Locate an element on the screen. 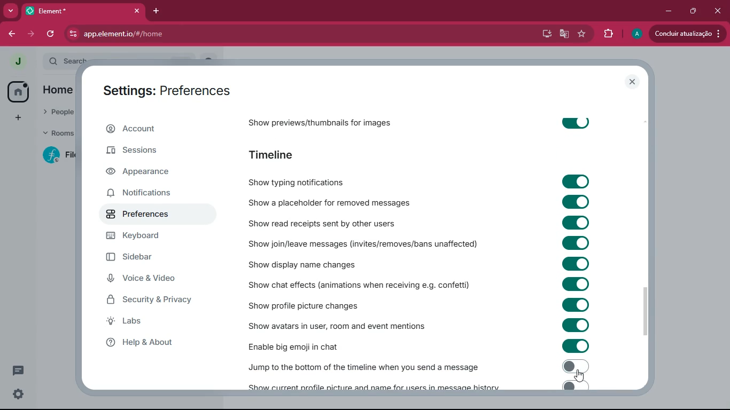 The image size is (730, 410). close is located at coordinates (718, 11).